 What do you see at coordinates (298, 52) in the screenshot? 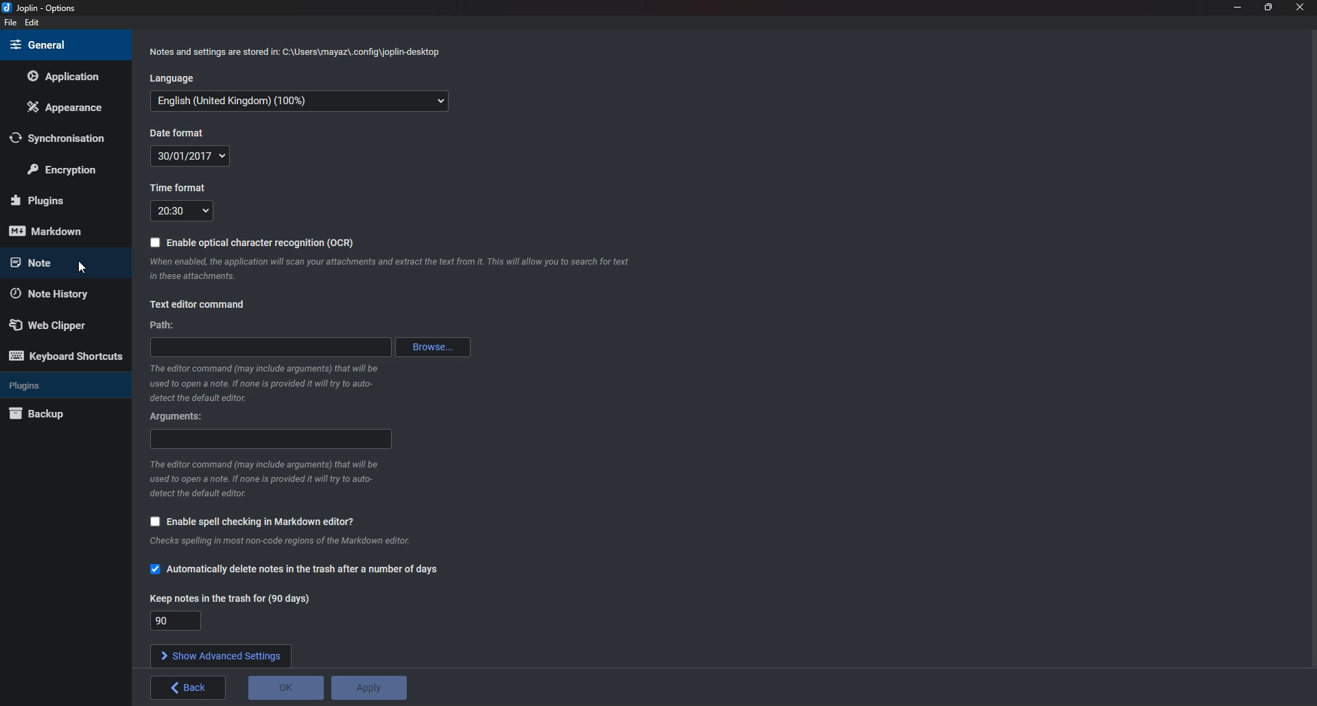
I see `Notes and settings are stored in: C:\Users\mayaz\.config\joplin-desktop` at bounding box center [298, 52].